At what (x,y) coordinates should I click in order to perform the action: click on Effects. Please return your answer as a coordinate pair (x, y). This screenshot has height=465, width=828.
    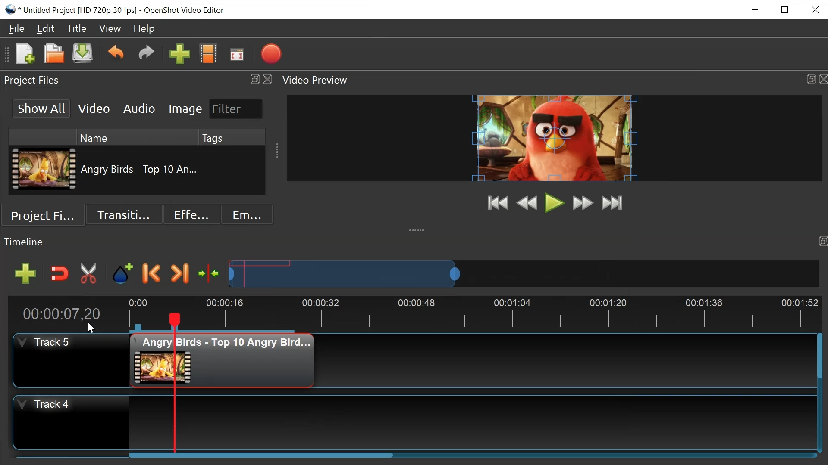
    Looking at the image, I should click on (191, 214).